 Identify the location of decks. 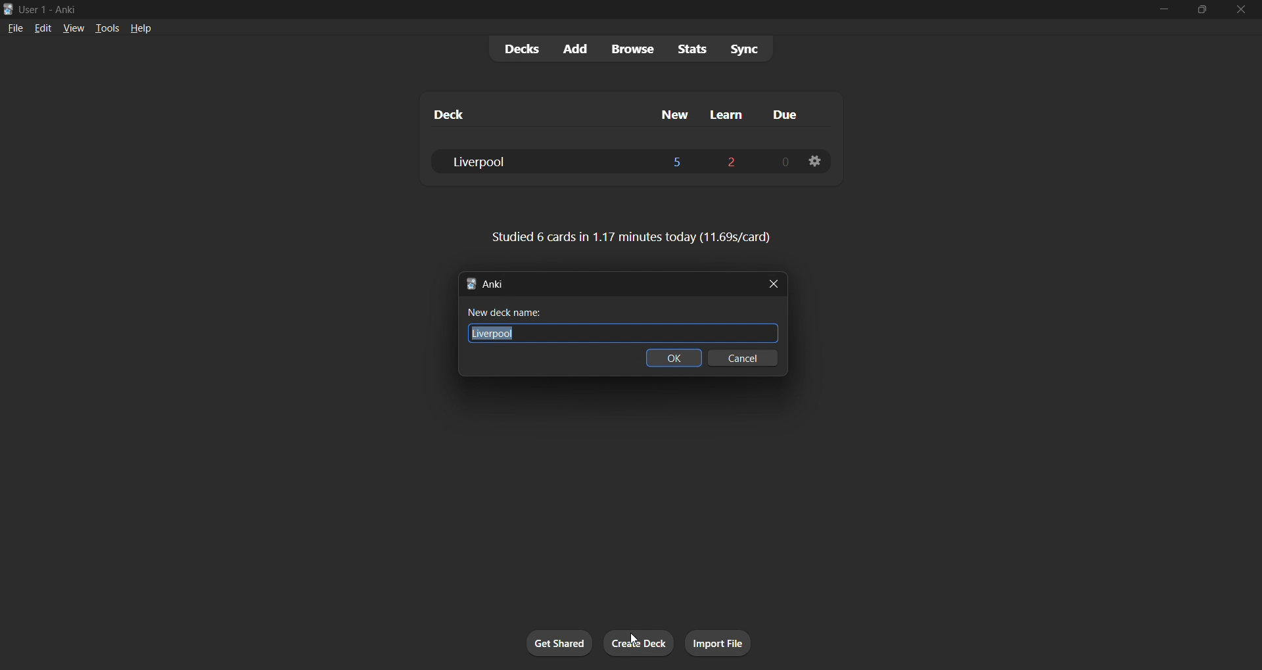
(516, 50).